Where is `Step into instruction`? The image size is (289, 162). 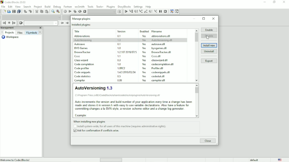 Step into instruction is located at coordinates (156, 11).